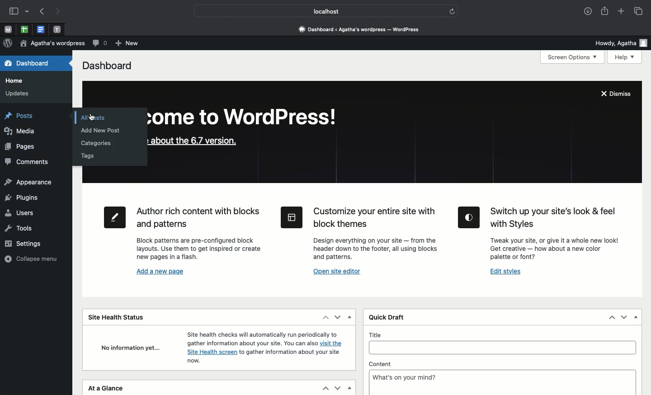 Image resolution: width=651 pixels, height=395 pixels. I want to click on Title, so click(503, 334).